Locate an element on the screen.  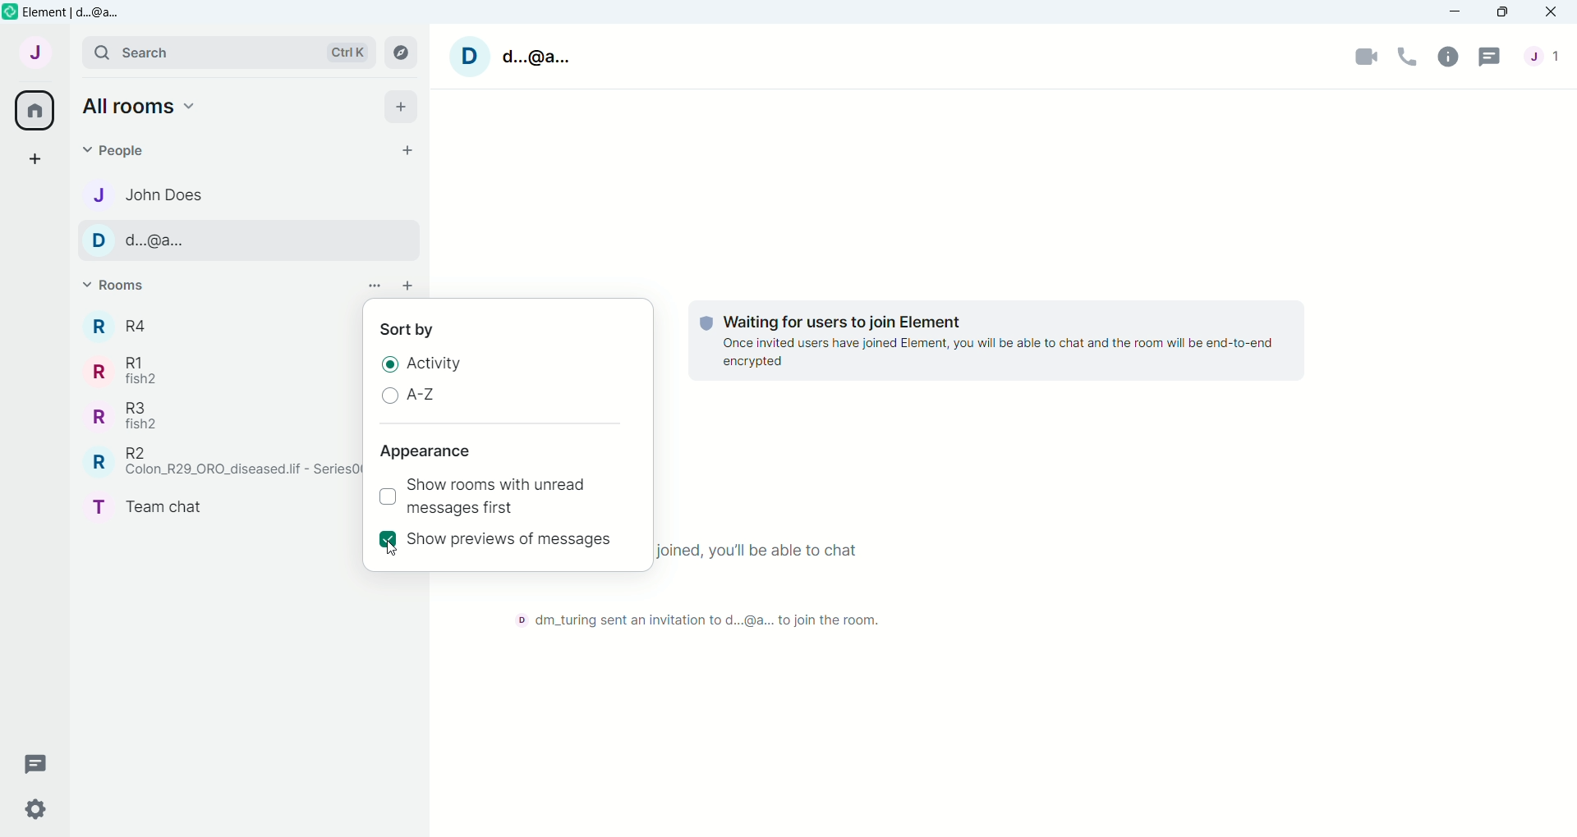
Contact name is located at coordinates (178, 239).